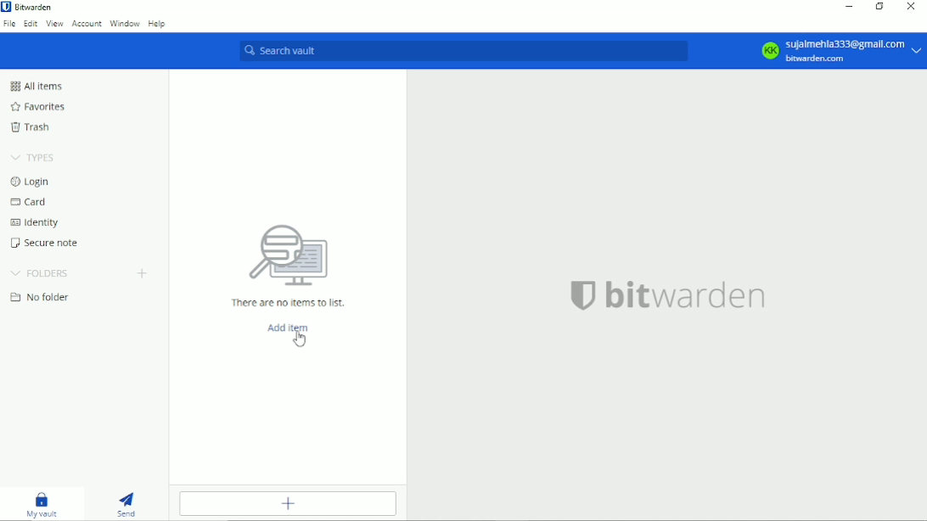 The width and height of the screenshot is (927, 521). What do you see at coordinates (912, 6) in the screenshot?
I see `Close` at bounding box center [912, 6].